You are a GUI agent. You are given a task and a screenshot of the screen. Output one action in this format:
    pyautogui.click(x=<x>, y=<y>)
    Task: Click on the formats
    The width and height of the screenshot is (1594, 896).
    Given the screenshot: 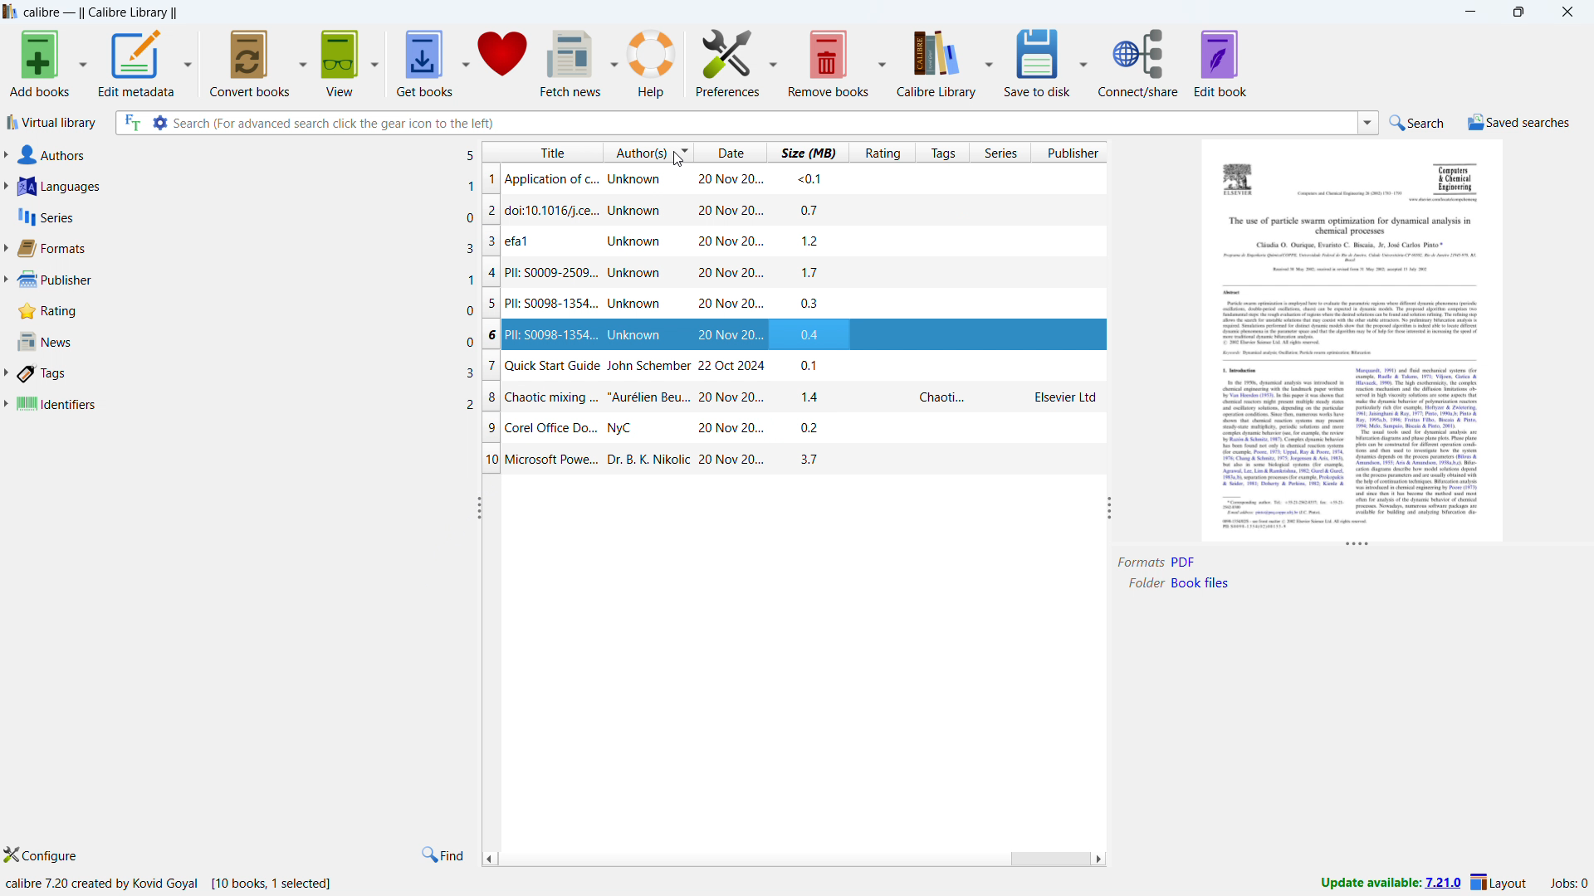 What is the action you would take?
    pyautogui.click(x=246, y=250)
    